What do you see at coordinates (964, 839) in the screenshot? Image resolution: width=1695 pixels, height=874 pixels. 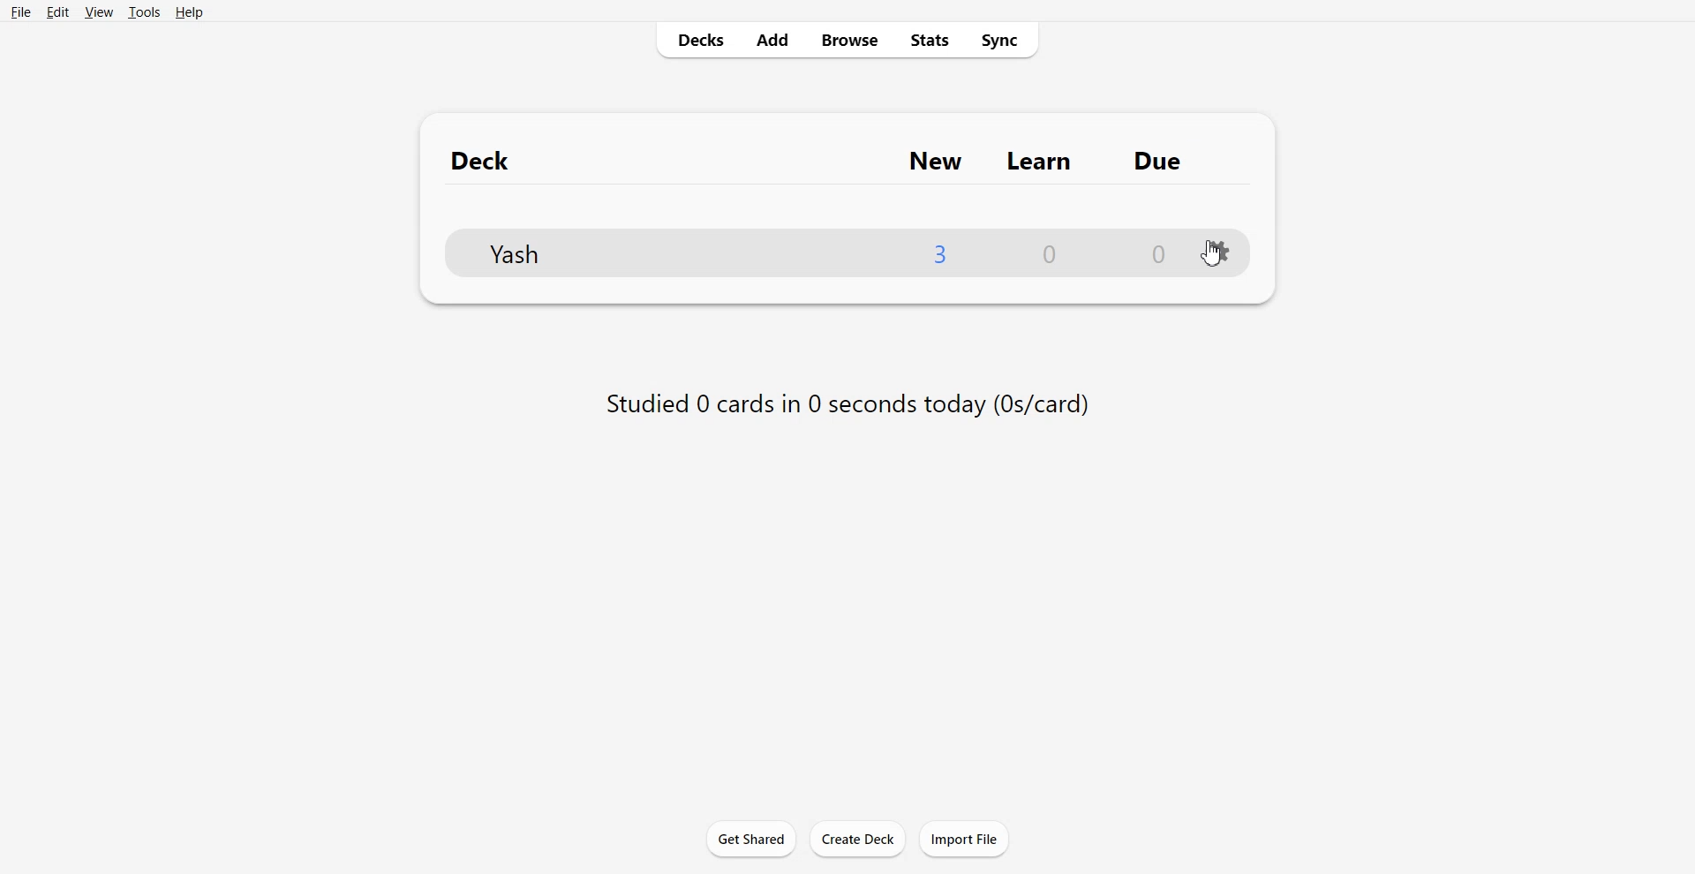 I see `Import File` at bounding box center [964, 839].